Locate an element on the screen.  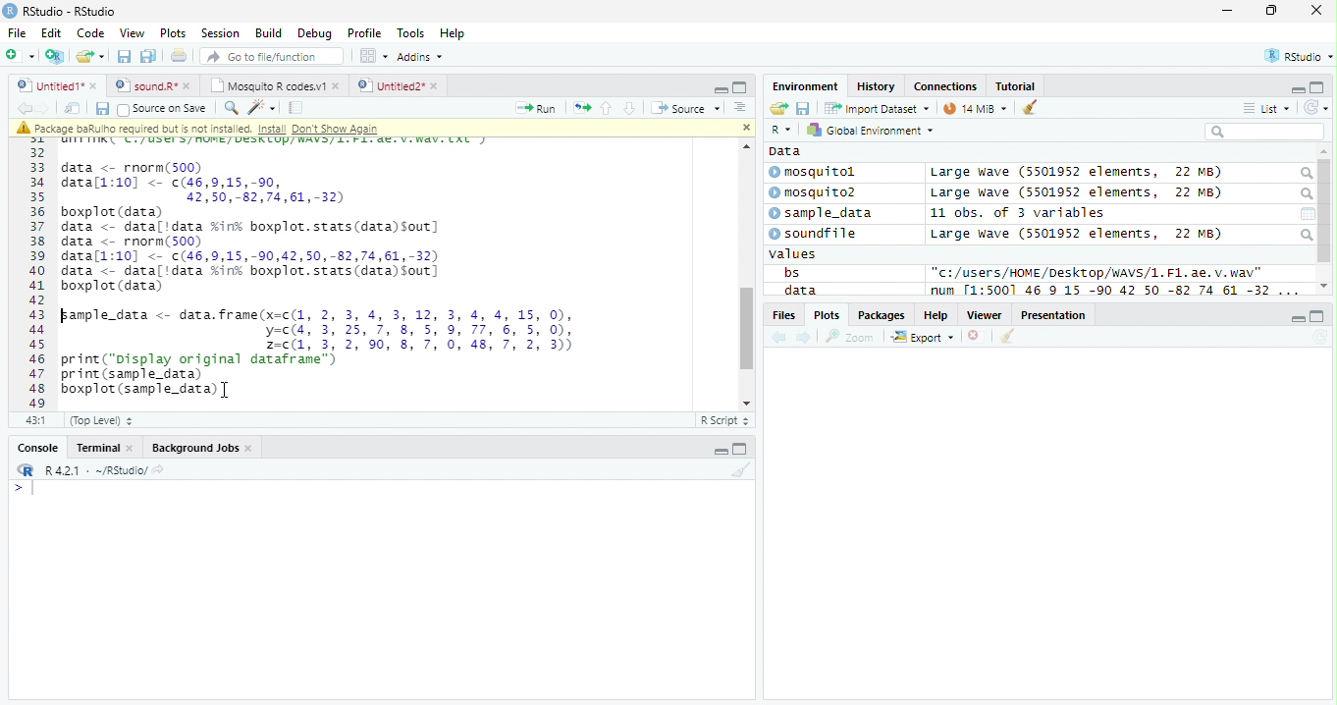
Go backward is located at coordinates (779, 339).